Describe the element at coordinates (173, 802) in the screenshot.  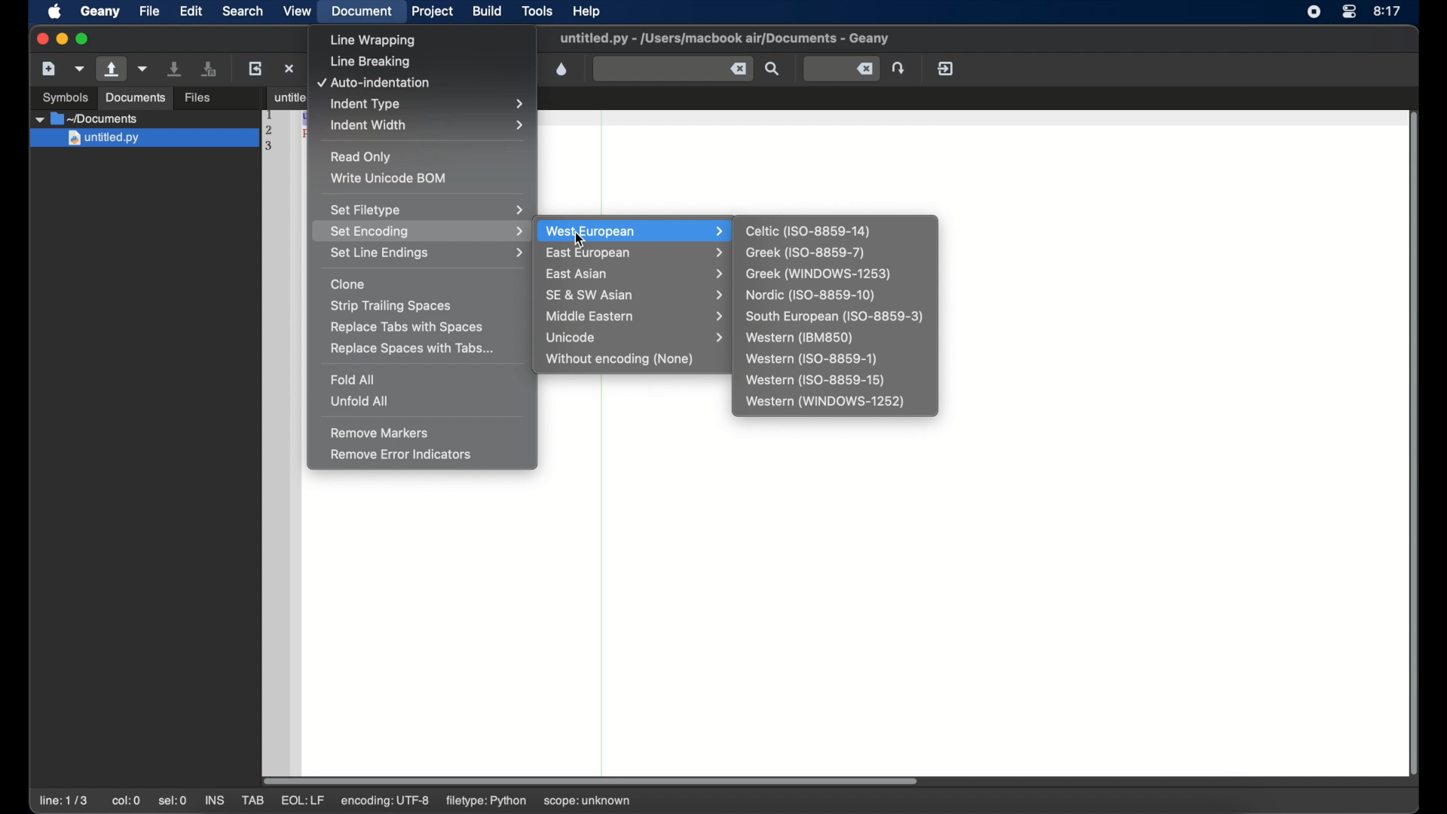
I see `sel:0` at that location.